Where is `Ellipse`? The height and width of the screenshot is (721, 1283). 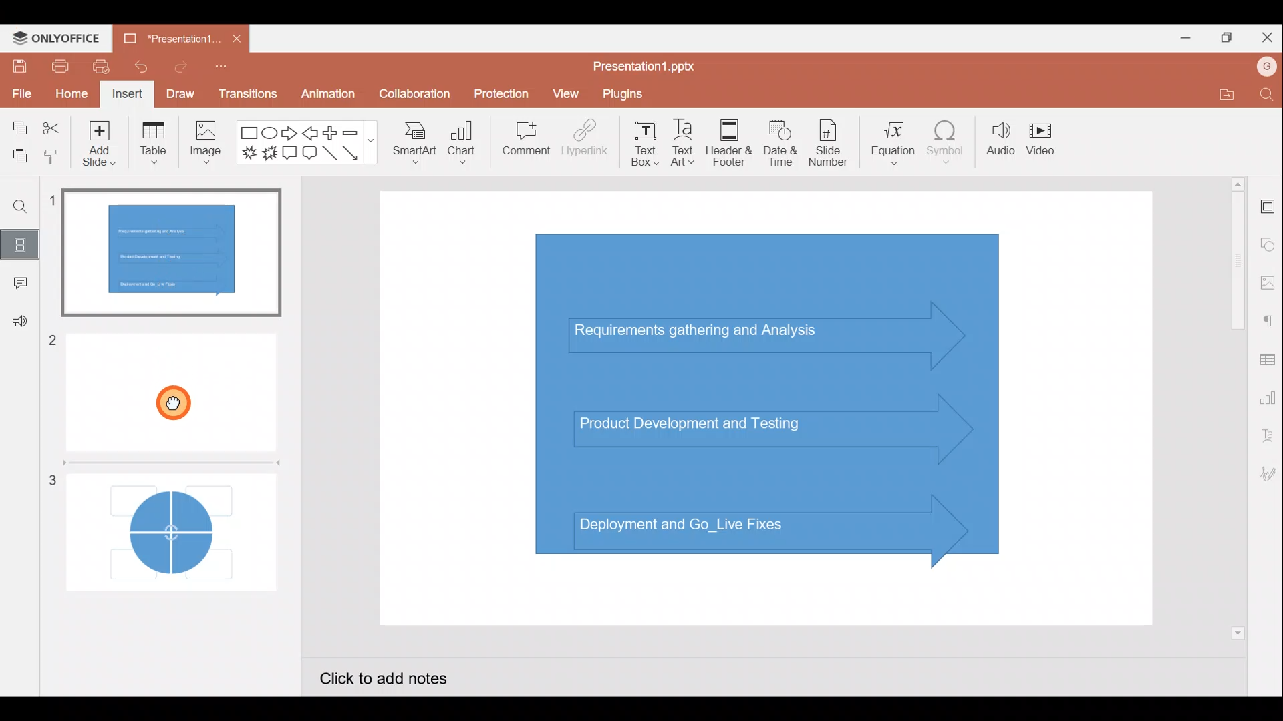
Ellipse is located at coordinates (269, 134).